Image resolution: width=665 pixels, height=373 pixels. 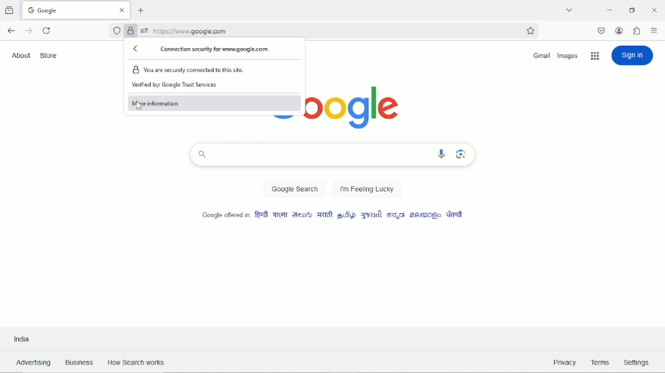 I want to click on Reload current page, so click(x=48, y=30).